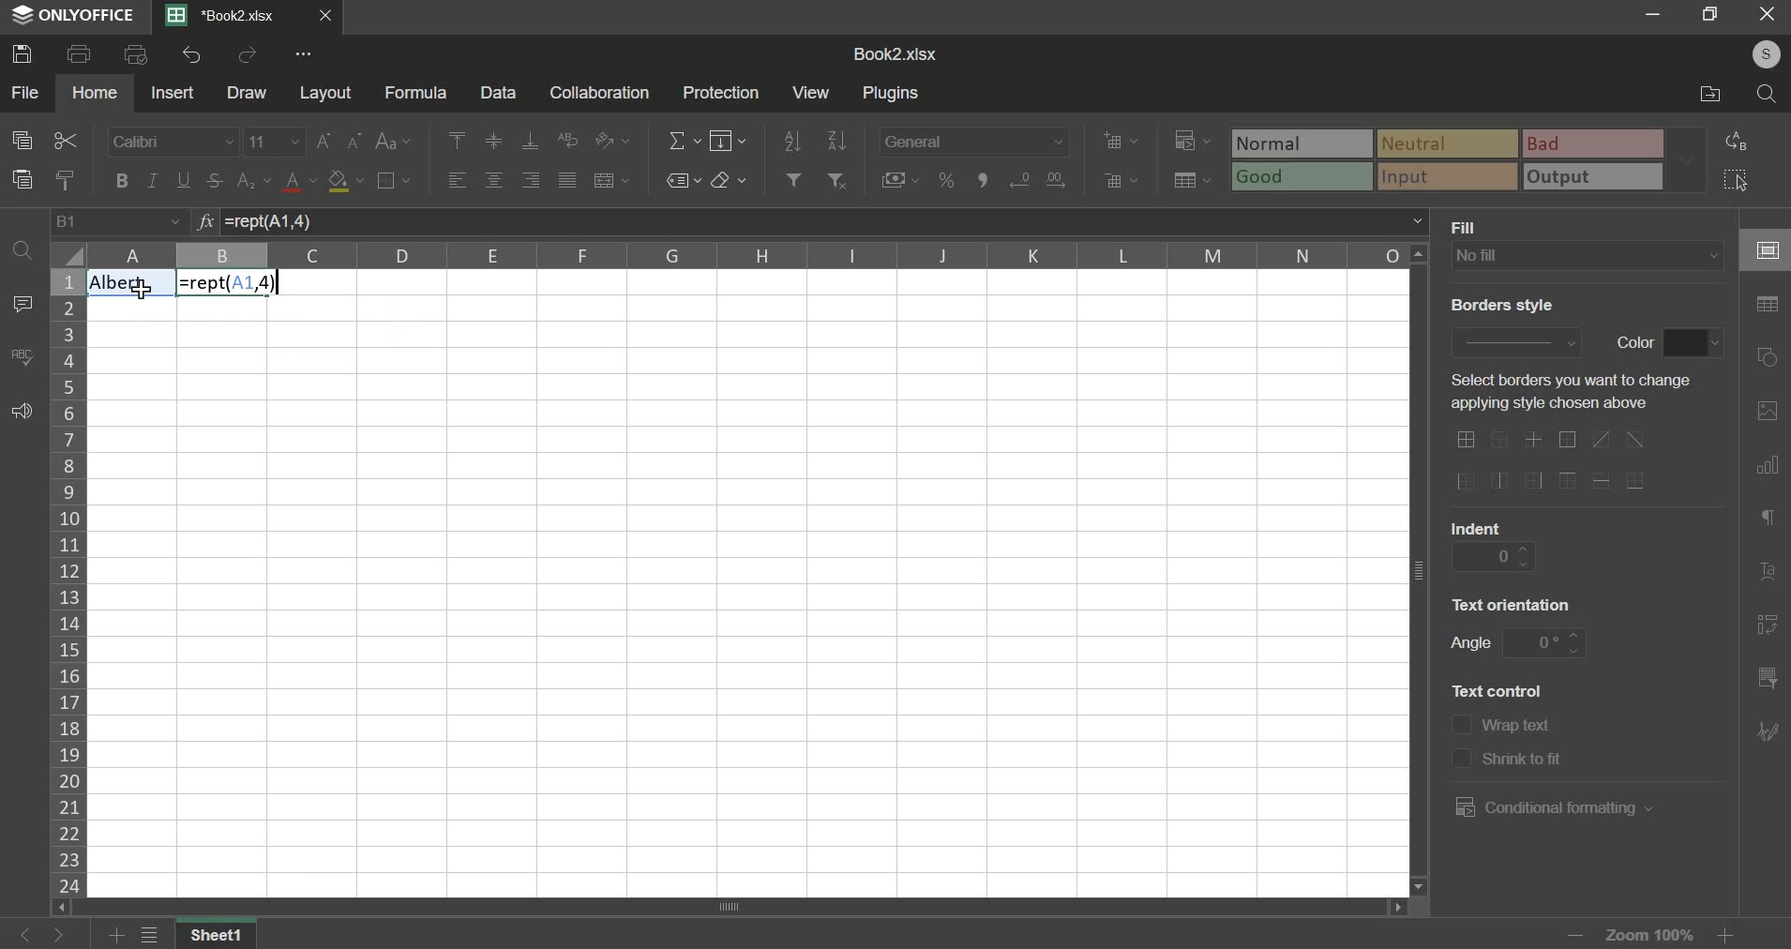 This screenshot has height=949, width=1791. What do you see at coordinates (137, 53) in the screenshot?
I see `print preview` at bounding box center [137, 53].